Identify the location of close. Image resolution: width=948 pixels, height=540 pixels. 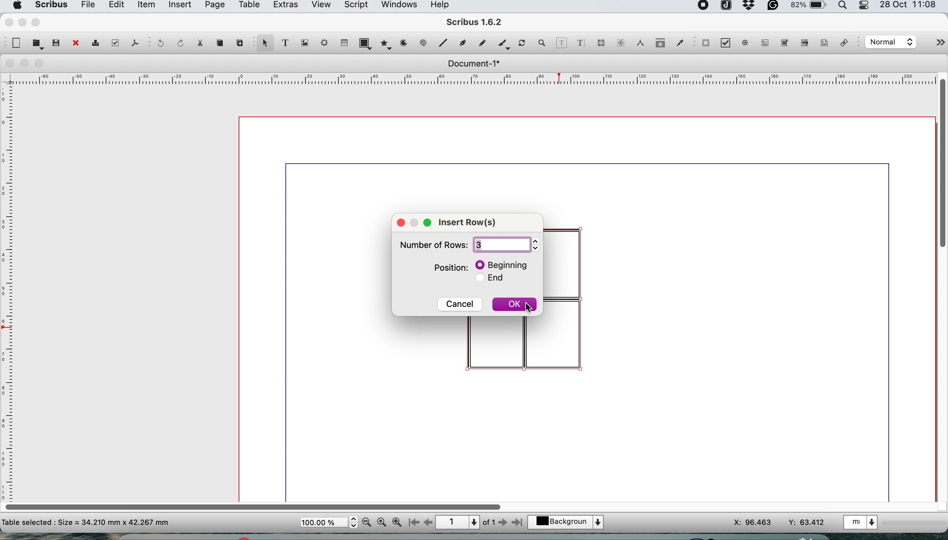
(75, 44).